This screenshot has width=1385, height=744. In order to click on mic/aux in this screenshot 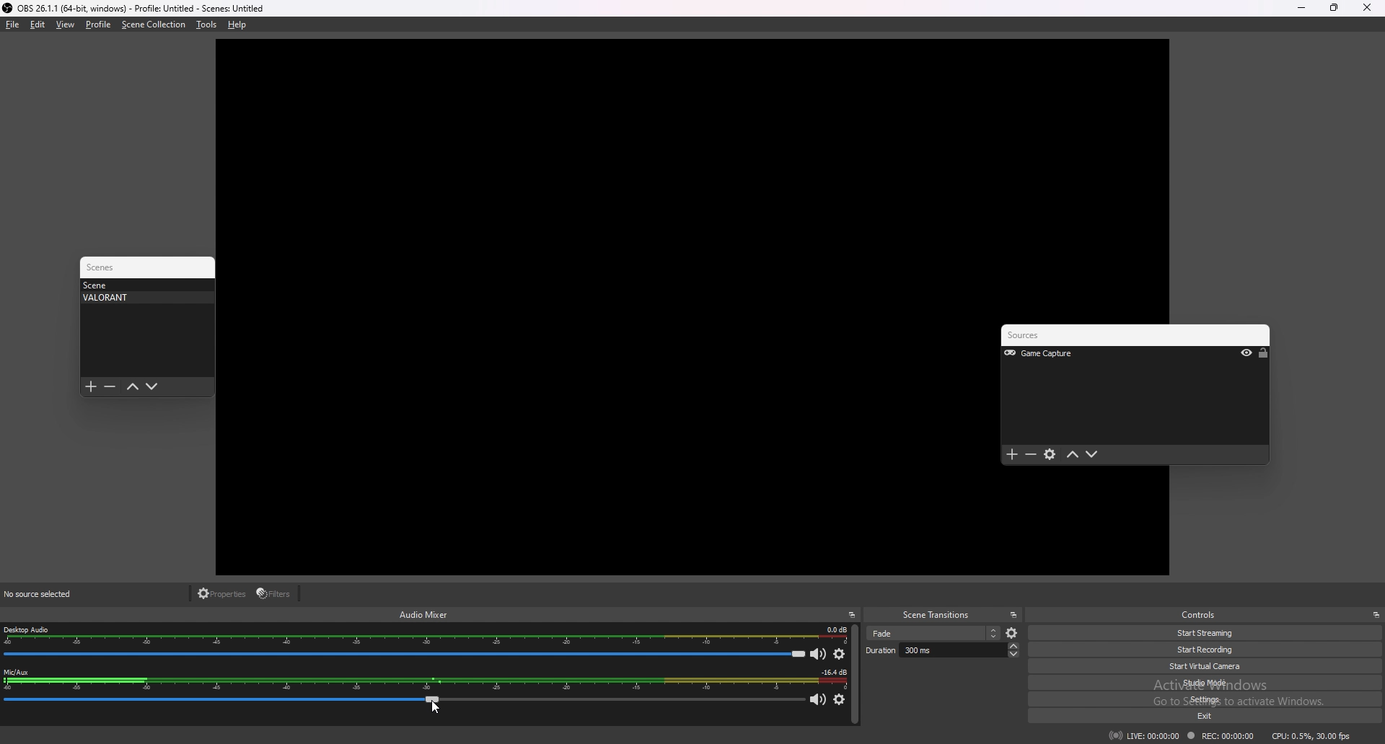, I will do `click(424, 681)`.